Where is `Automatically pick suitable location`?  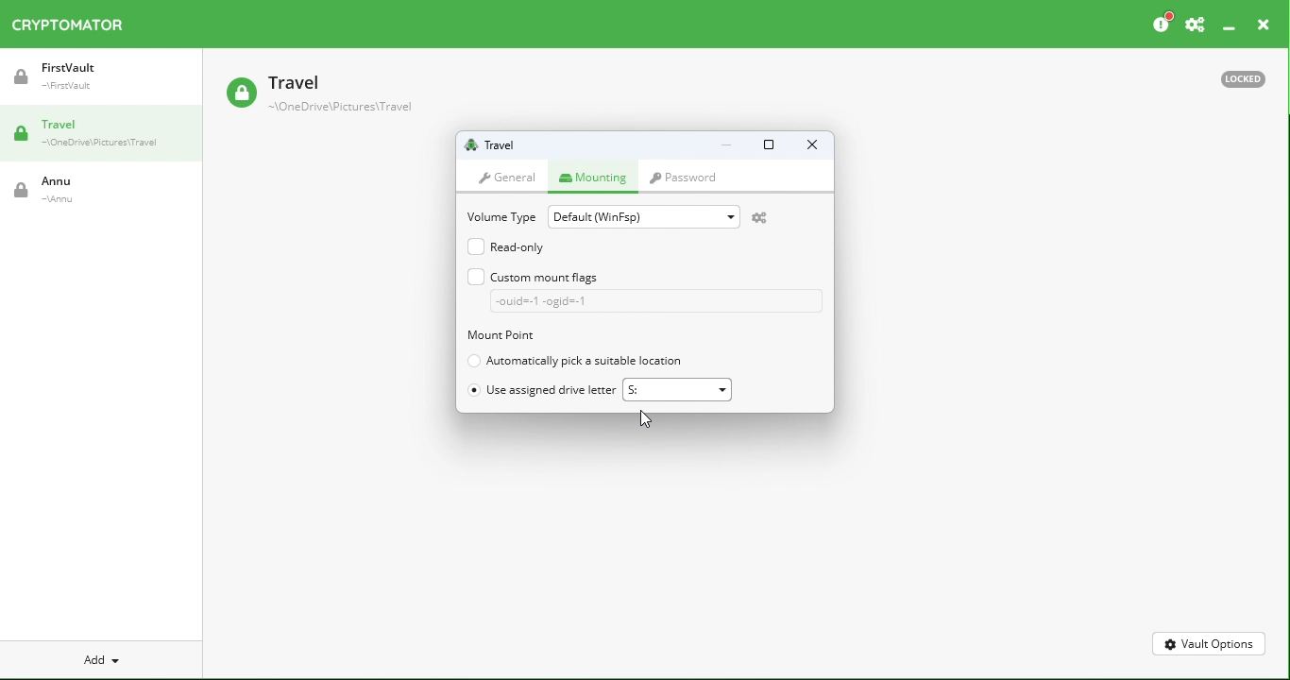 Automatically pick suitable location is located at coordinates (577, 362).